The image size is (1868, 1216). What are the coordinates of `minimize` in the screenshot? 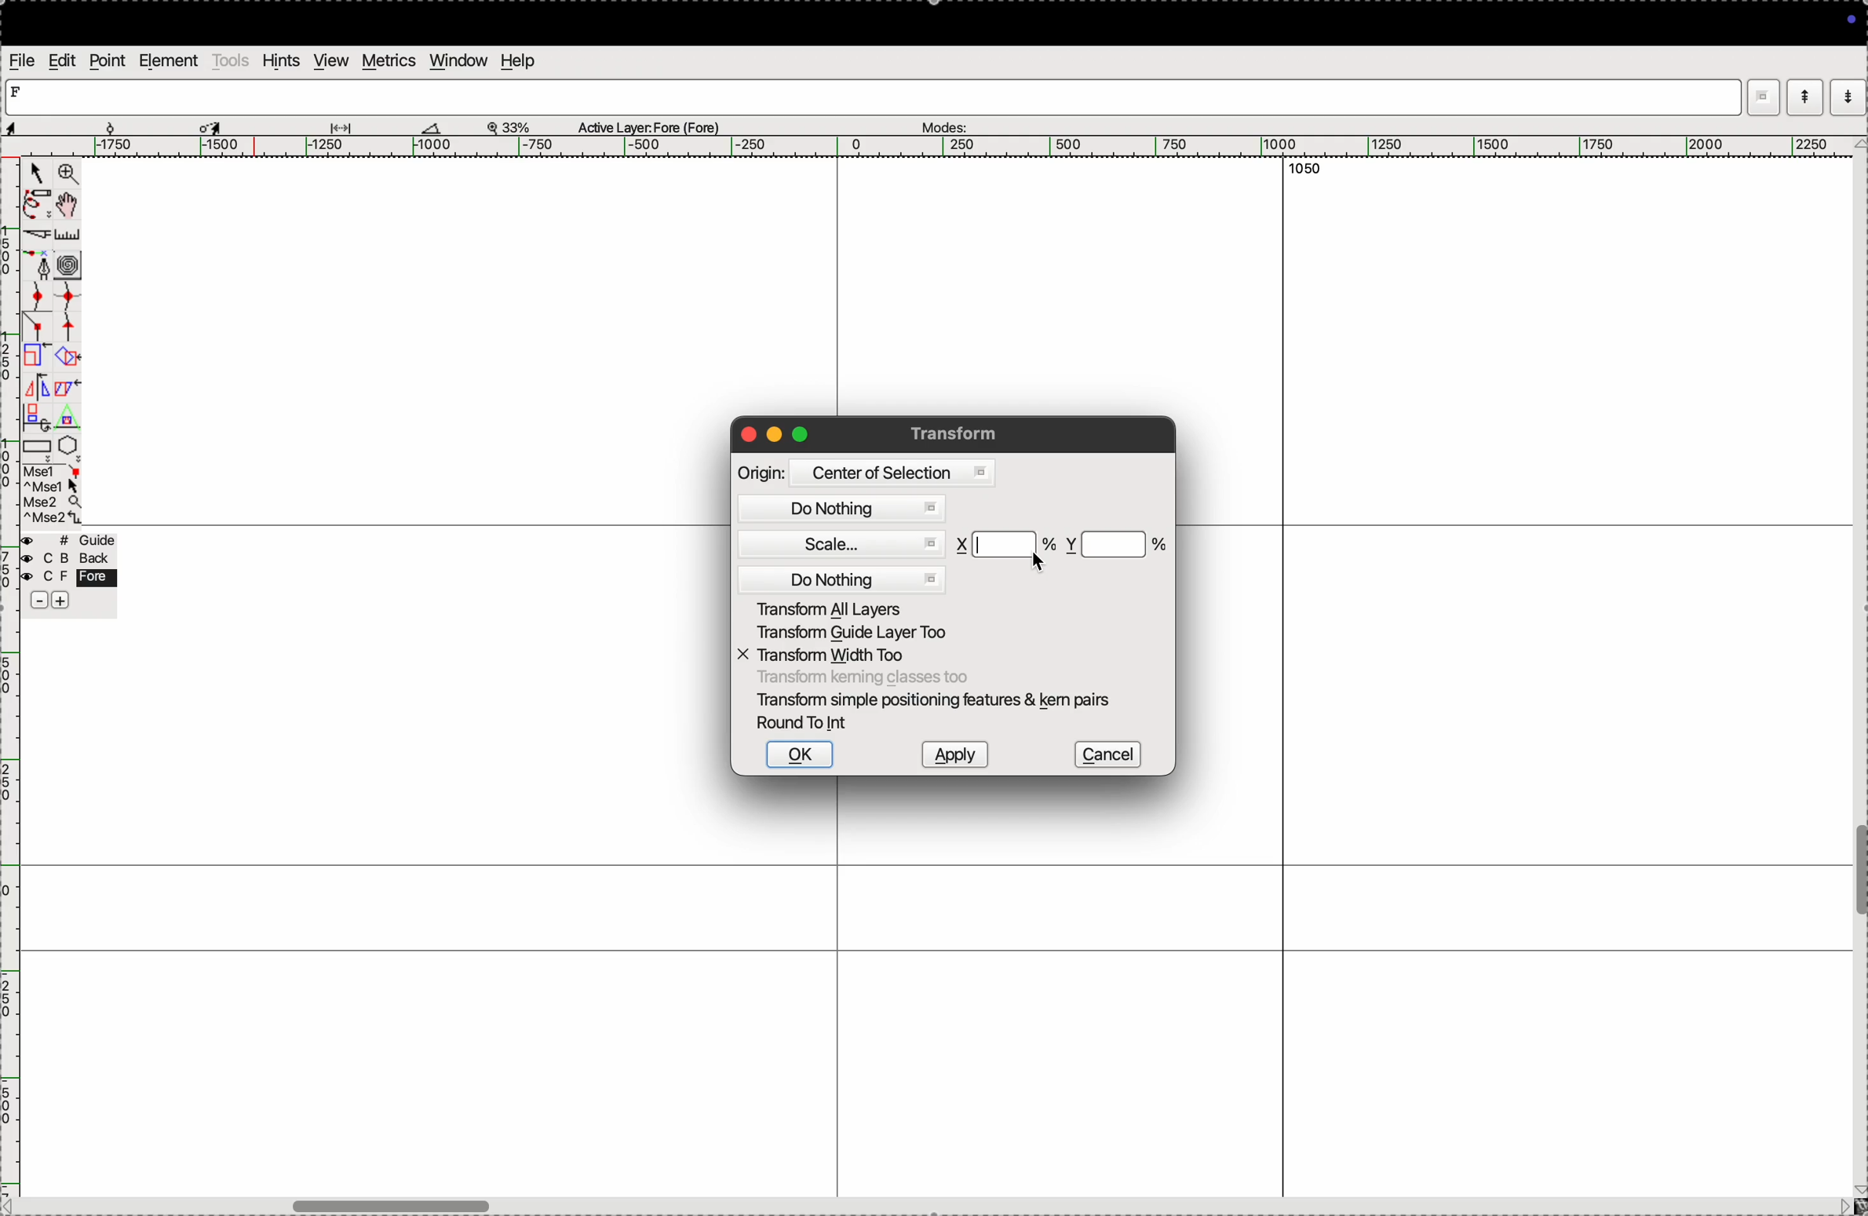 It's located at (775, 436).